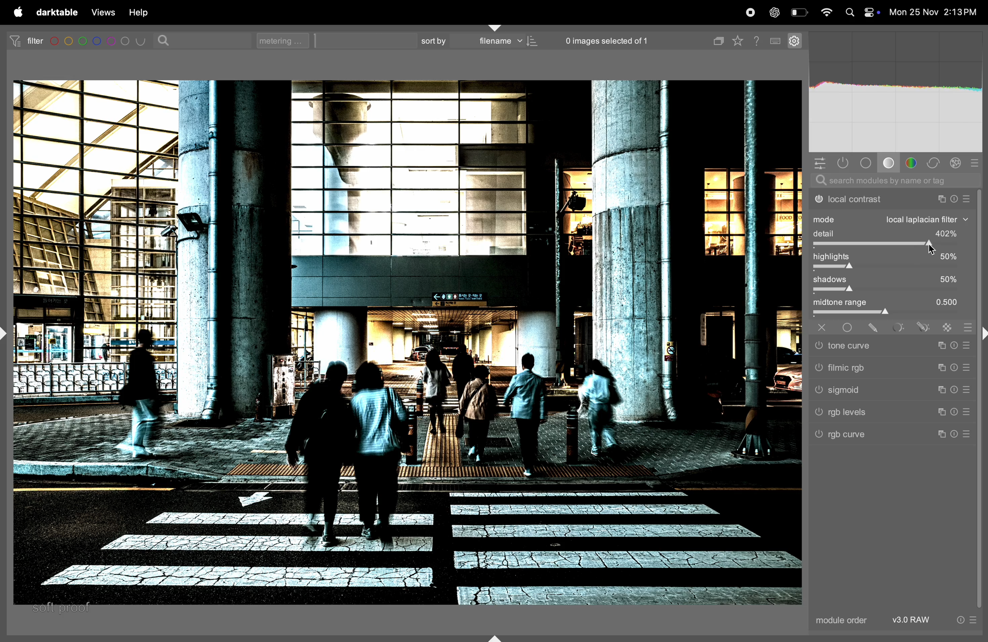  I want to click on settings, so click(794, 40).